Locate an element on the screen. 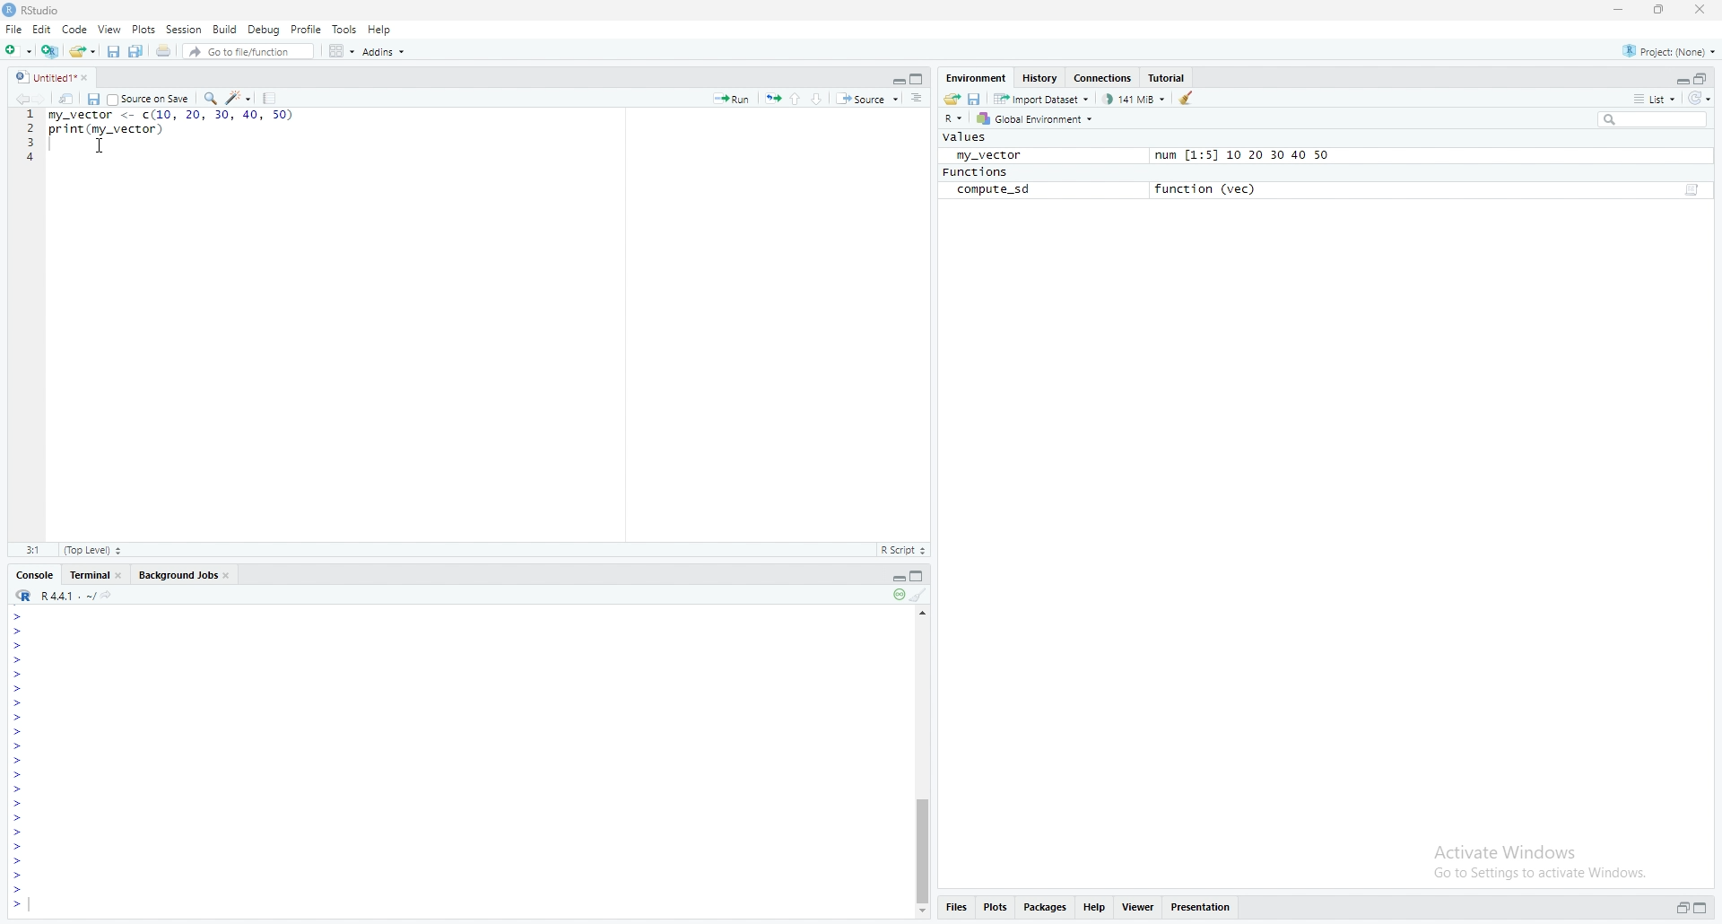  Import Dataset is located at coordinates (1042, 98).